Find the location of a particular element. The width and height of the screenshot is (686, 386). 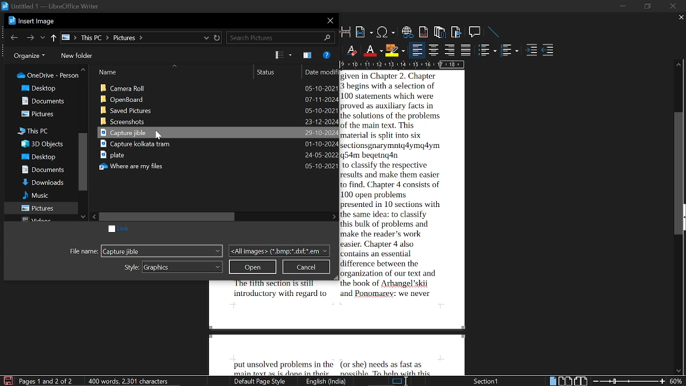

name is located at coordinates (170, 72).